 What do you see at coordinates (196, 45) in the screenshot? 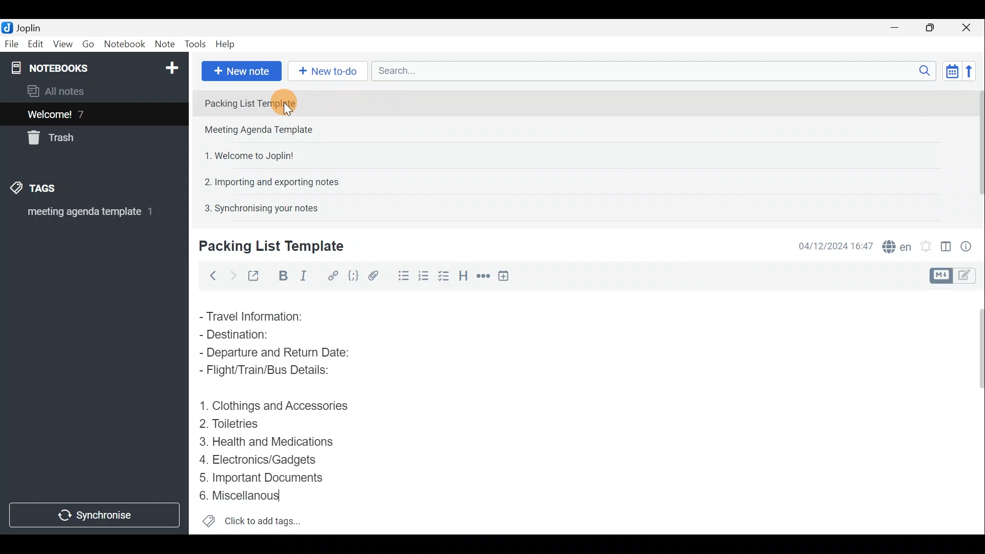
I see `Tools` at bounding box center [196, 45].